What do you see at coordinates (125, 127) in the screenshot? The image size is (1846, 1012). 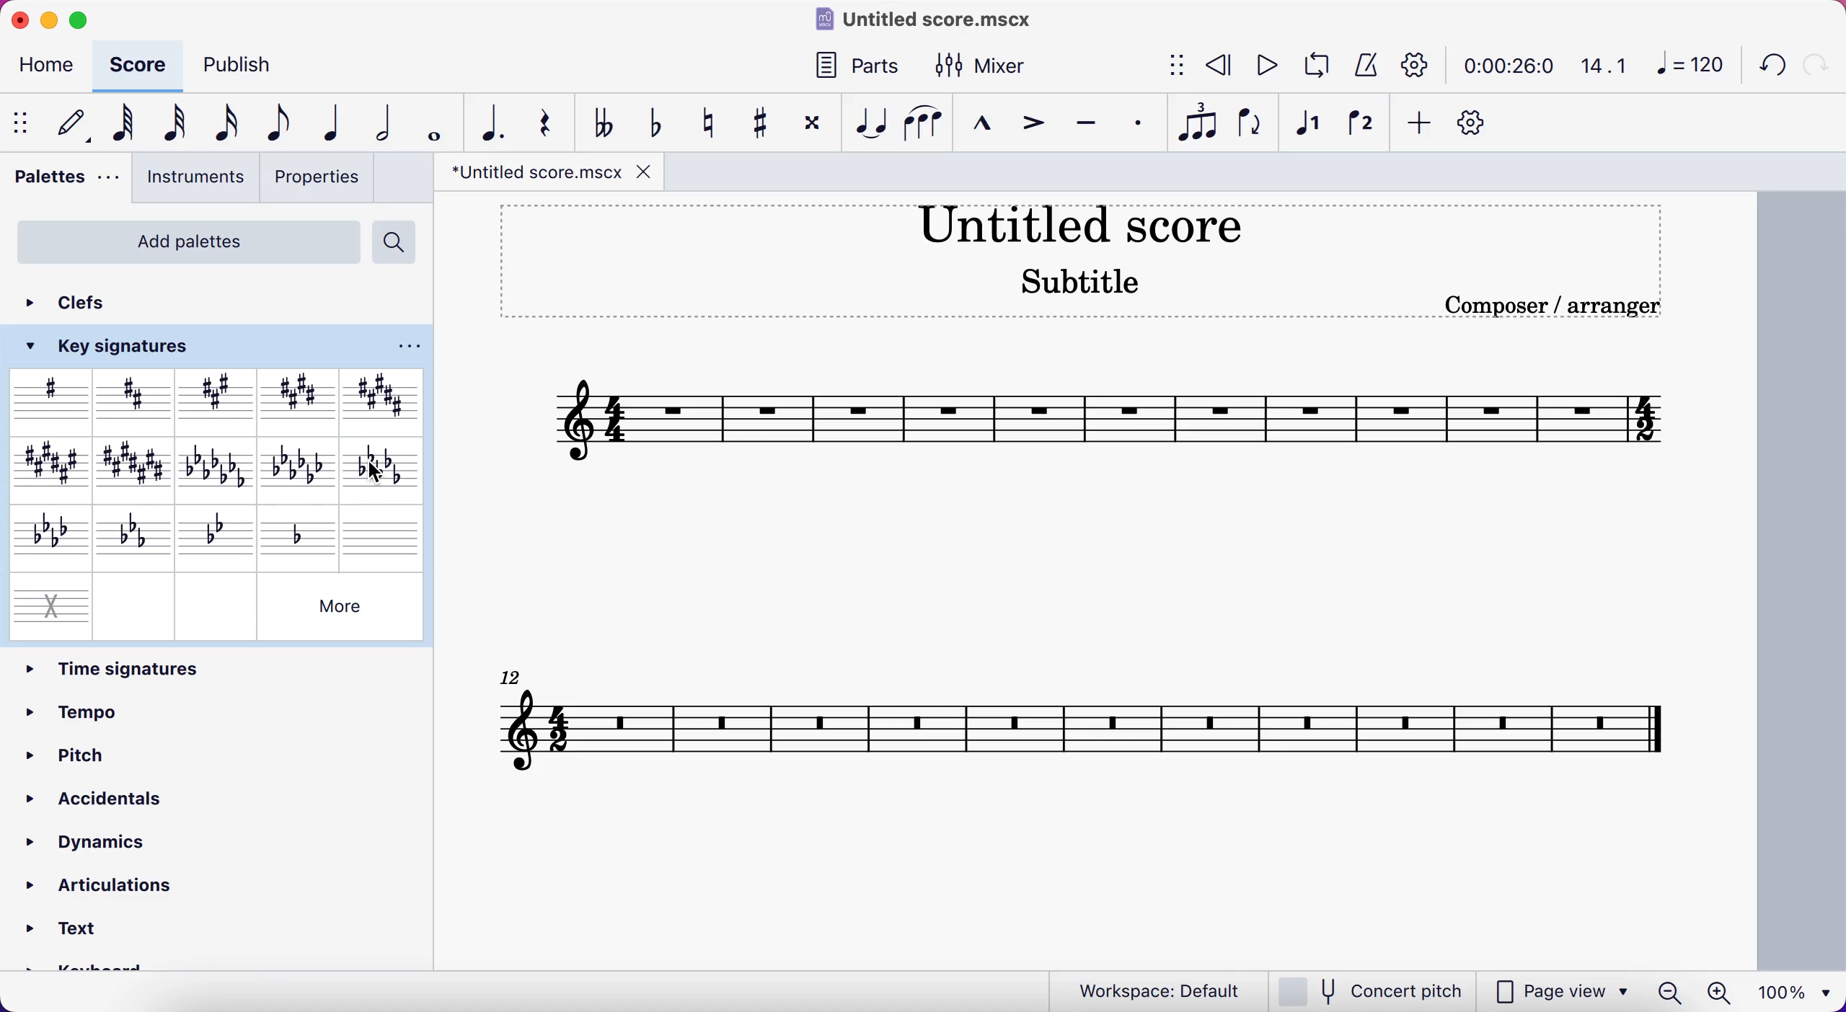 I see `64th note` at bounding box center [125, 127].